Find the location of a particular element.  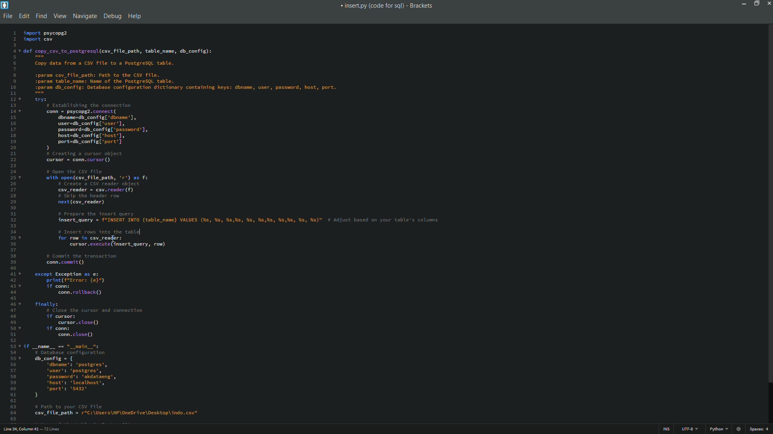

file format is located at coordinates (720, 429).